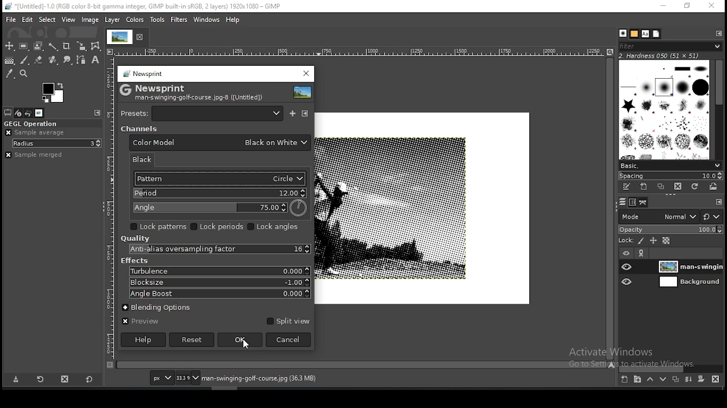 This screenshot has height=408, width=727. I want to click on scale (horizontal), so click(361, 52).